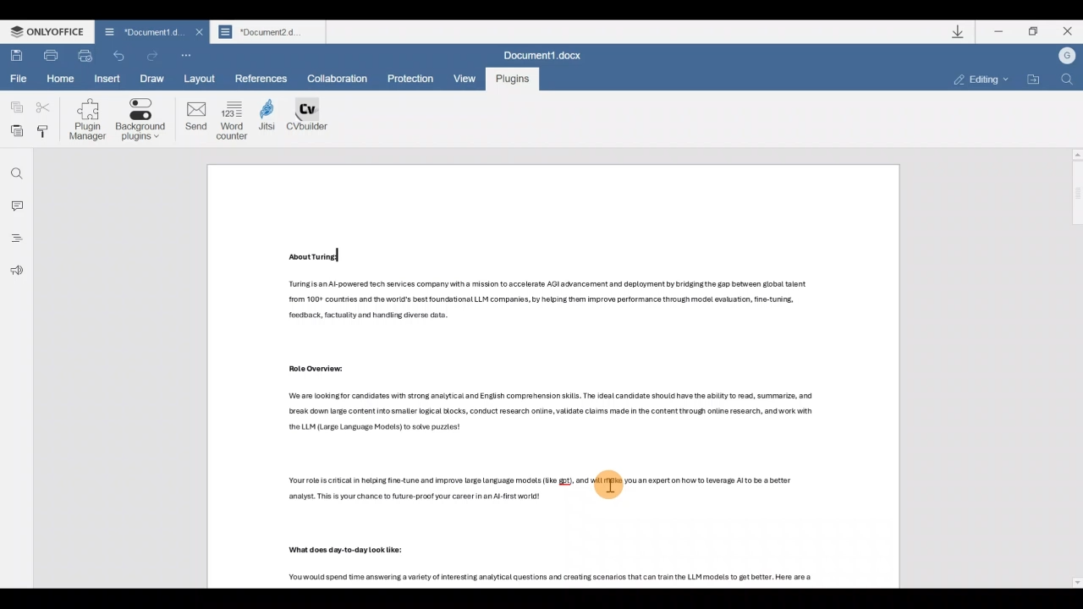 This screenshot has width=1083, height=609. What do you see at coordinates (335, 77) in the screenshot?
I see `Collaboration` at bounding box center [335, 77].